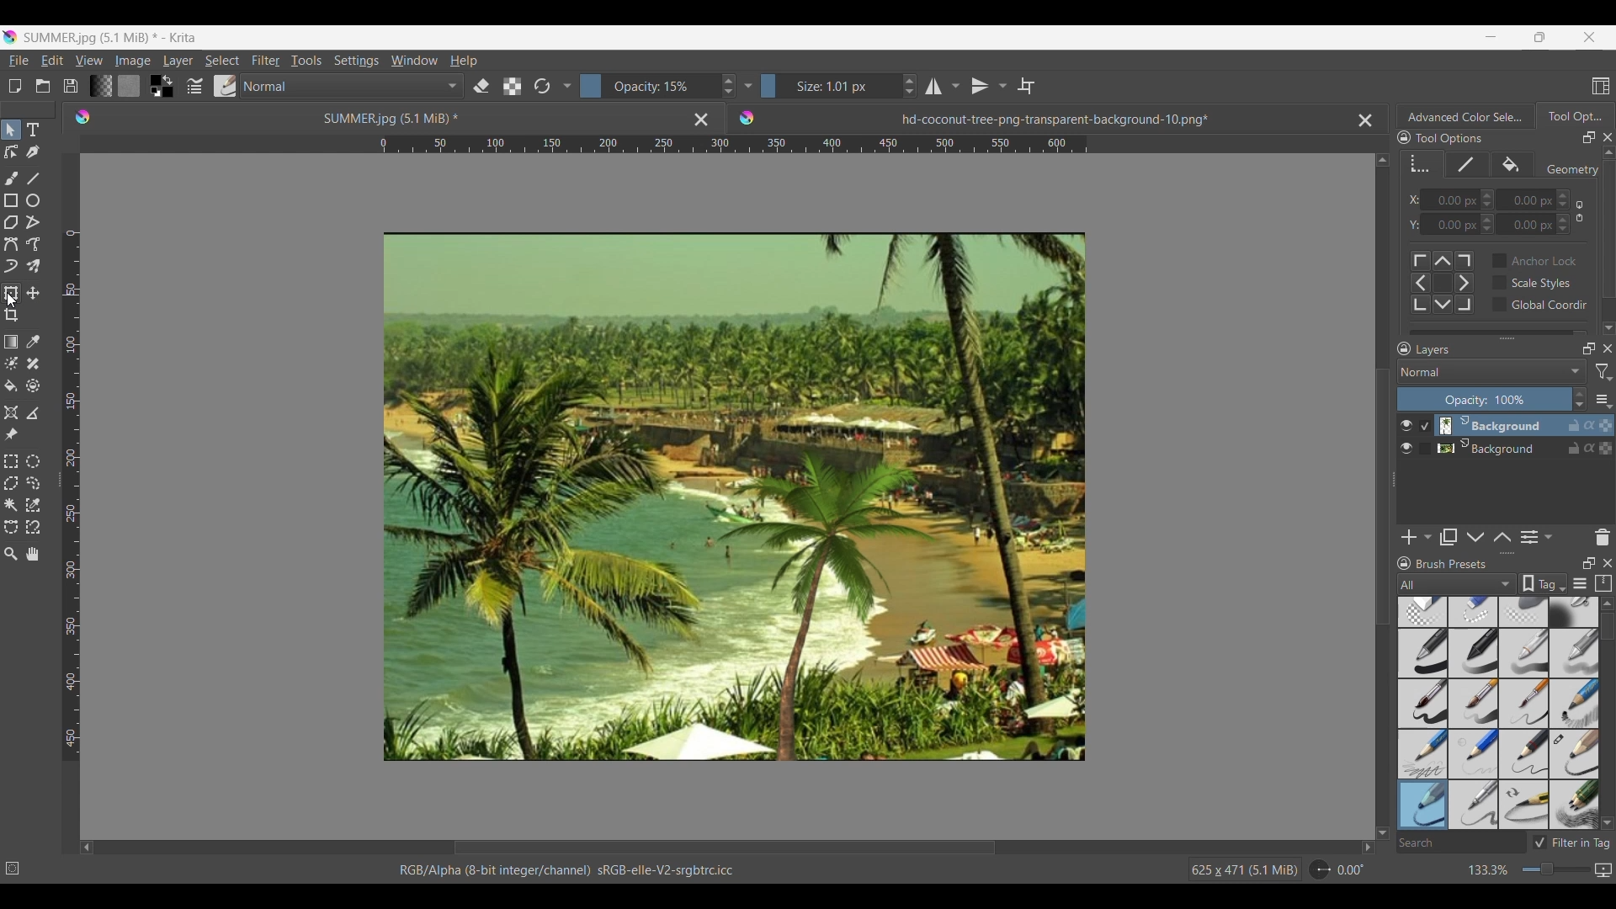  What do you see at coordinates (566, 86) in the screenshot?
I see `Consolidated toolbar` at bounding box center [566, 86].